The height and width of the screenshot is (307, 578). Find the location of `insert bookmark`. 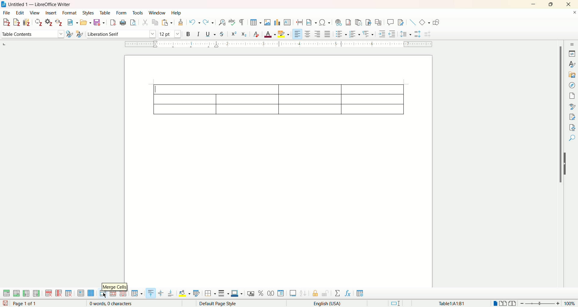

insert bookmark is located at coordinates (368, 22).